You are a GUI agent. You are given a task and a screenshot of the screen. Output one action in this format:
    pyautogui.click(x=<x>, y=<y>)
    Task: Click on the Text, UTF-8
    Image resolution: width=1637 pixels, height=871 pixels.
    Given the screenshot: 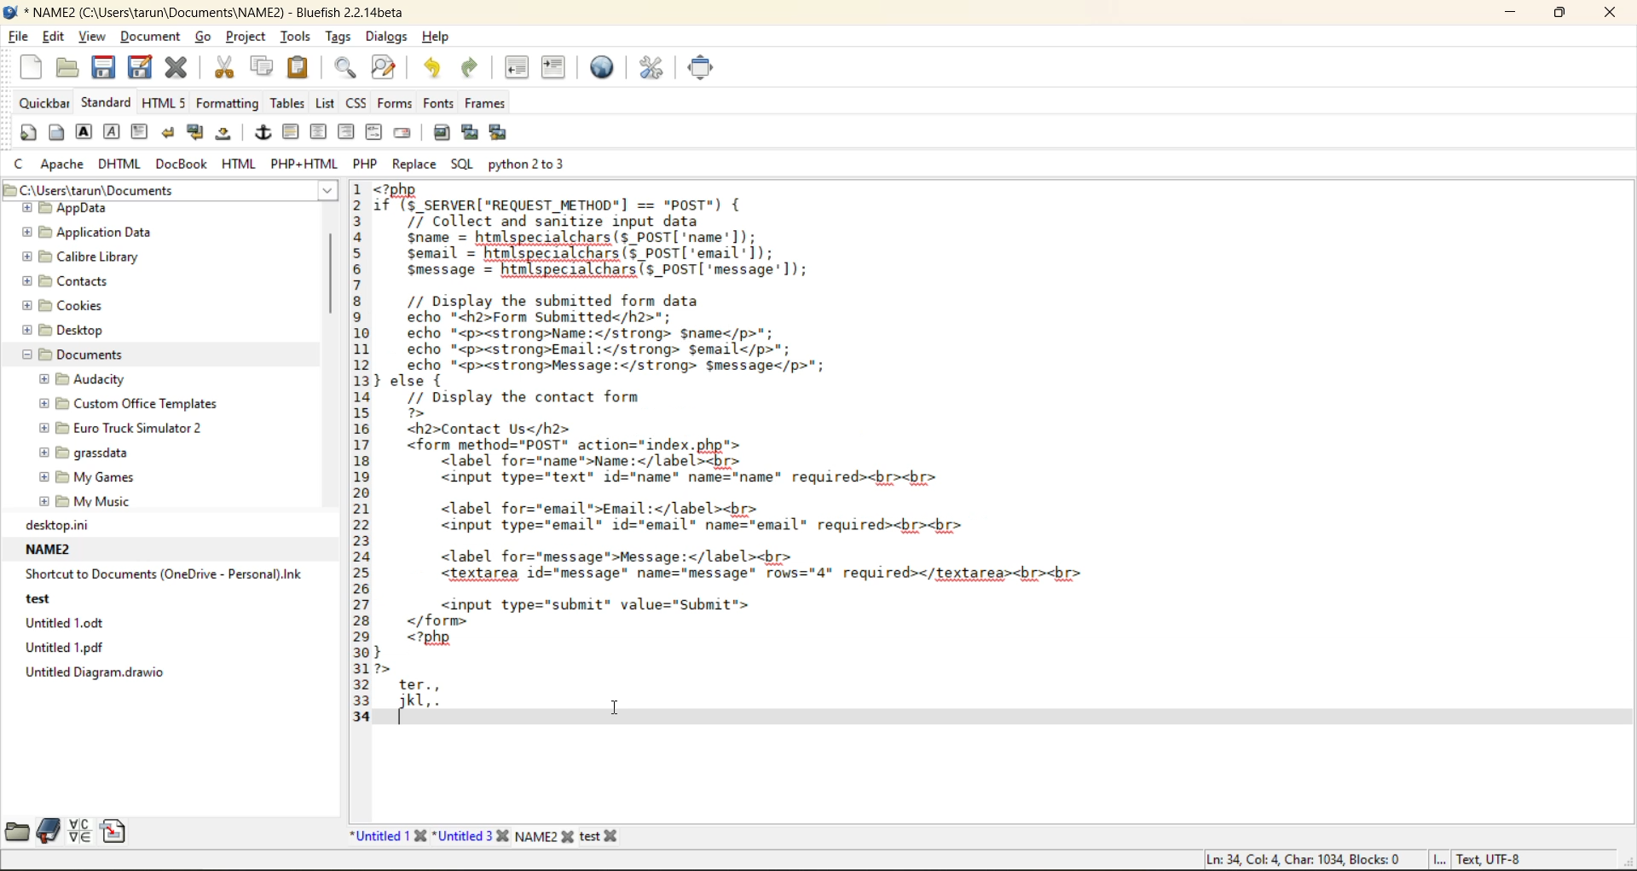 What is the action you would take?
    pyautogui.click(x=1479, y=860)
    